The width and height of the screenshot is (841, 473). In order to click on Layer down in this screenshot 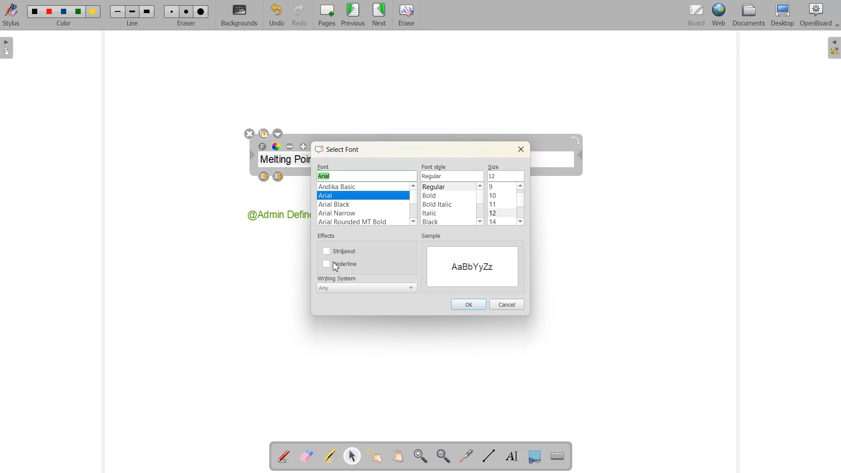, I will do `click(278, 177)`.